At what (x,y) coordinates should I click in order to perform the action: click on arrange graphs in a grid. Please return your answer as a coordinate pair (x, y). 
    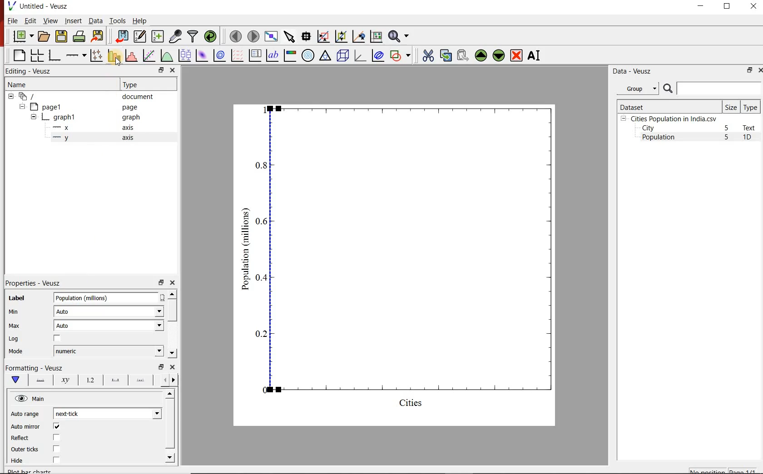
    Looking at the image, I should click on (37, 55).